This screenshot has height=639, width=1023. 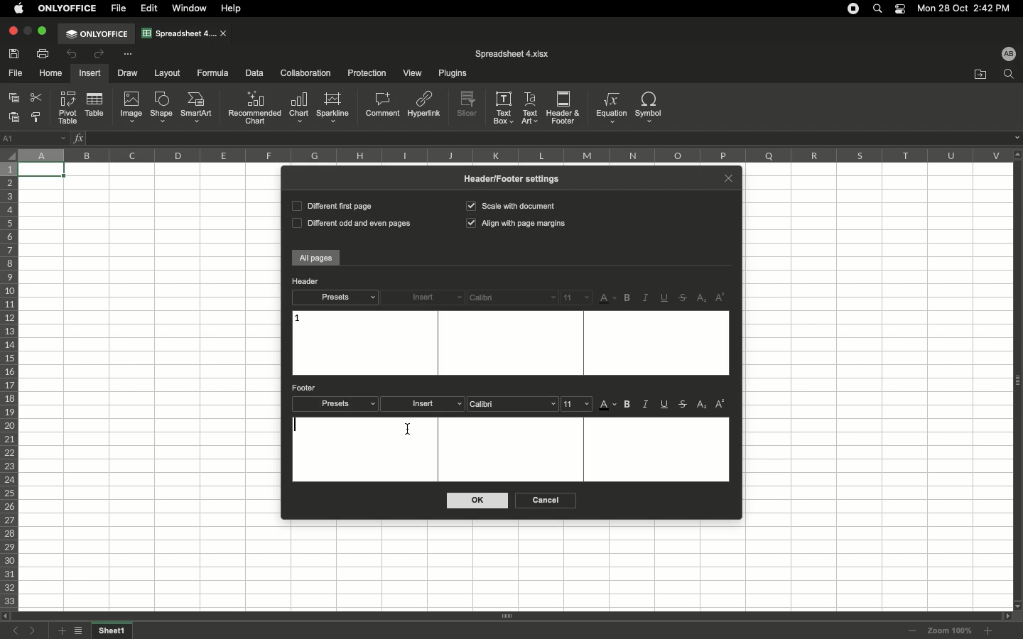 What do you see at coordinates (36, 137) in the screenshot?
I see `Name manager` at bounding box center [36, 137].